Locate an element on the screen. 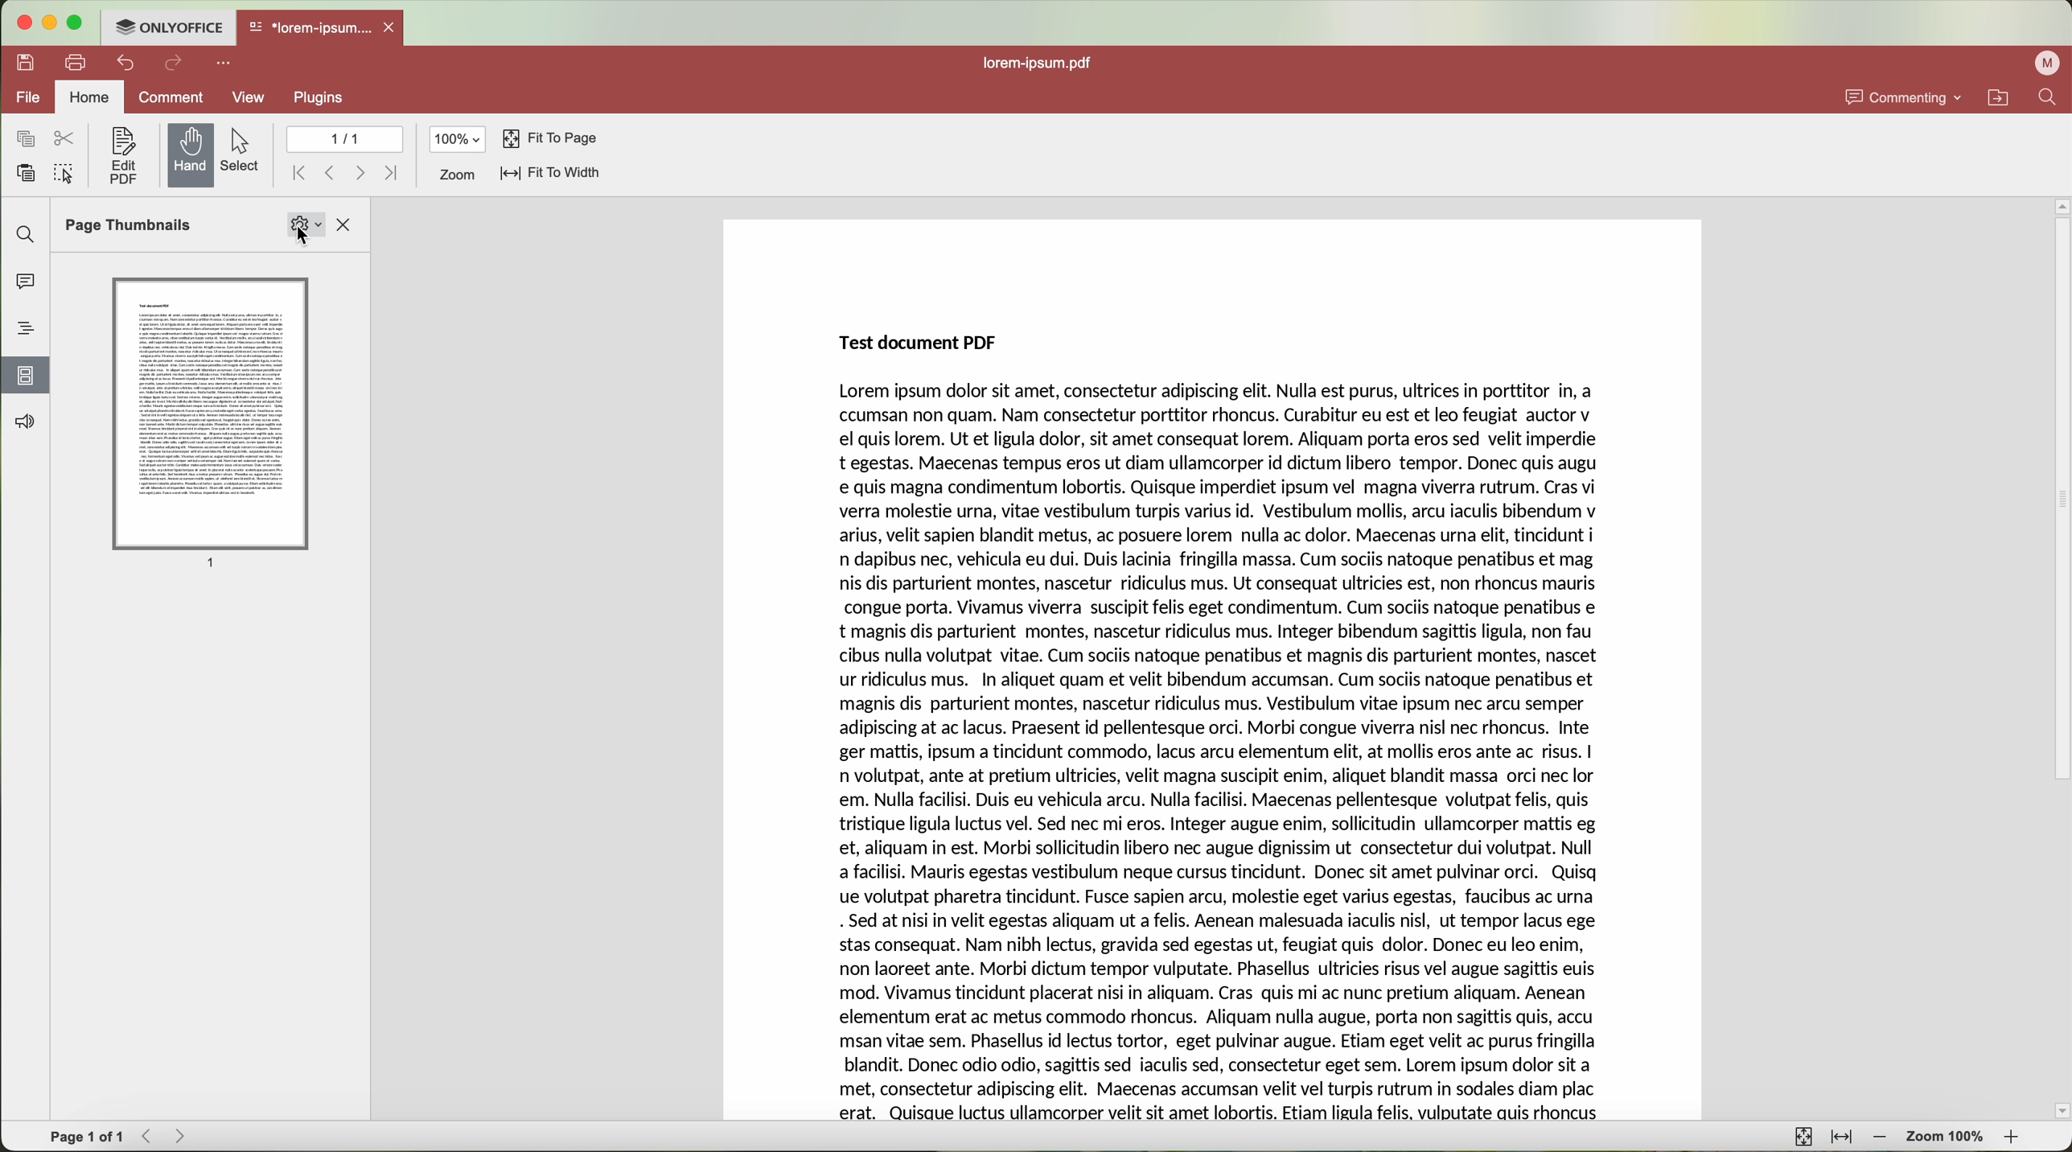 The image size is (2072, 1152). find is located at coordinates (2053, 97).